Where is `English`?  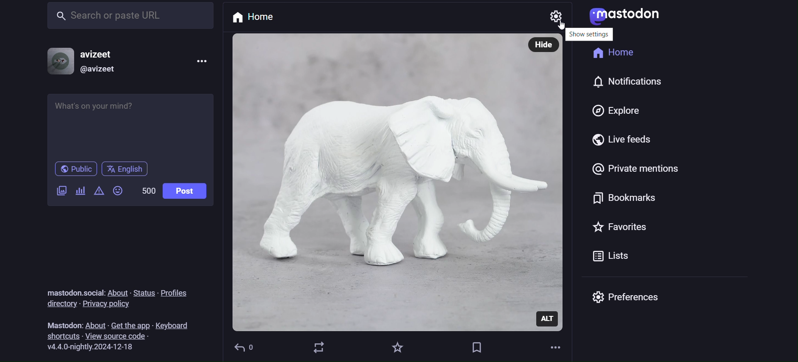
English is located at coordinates (127, 169).